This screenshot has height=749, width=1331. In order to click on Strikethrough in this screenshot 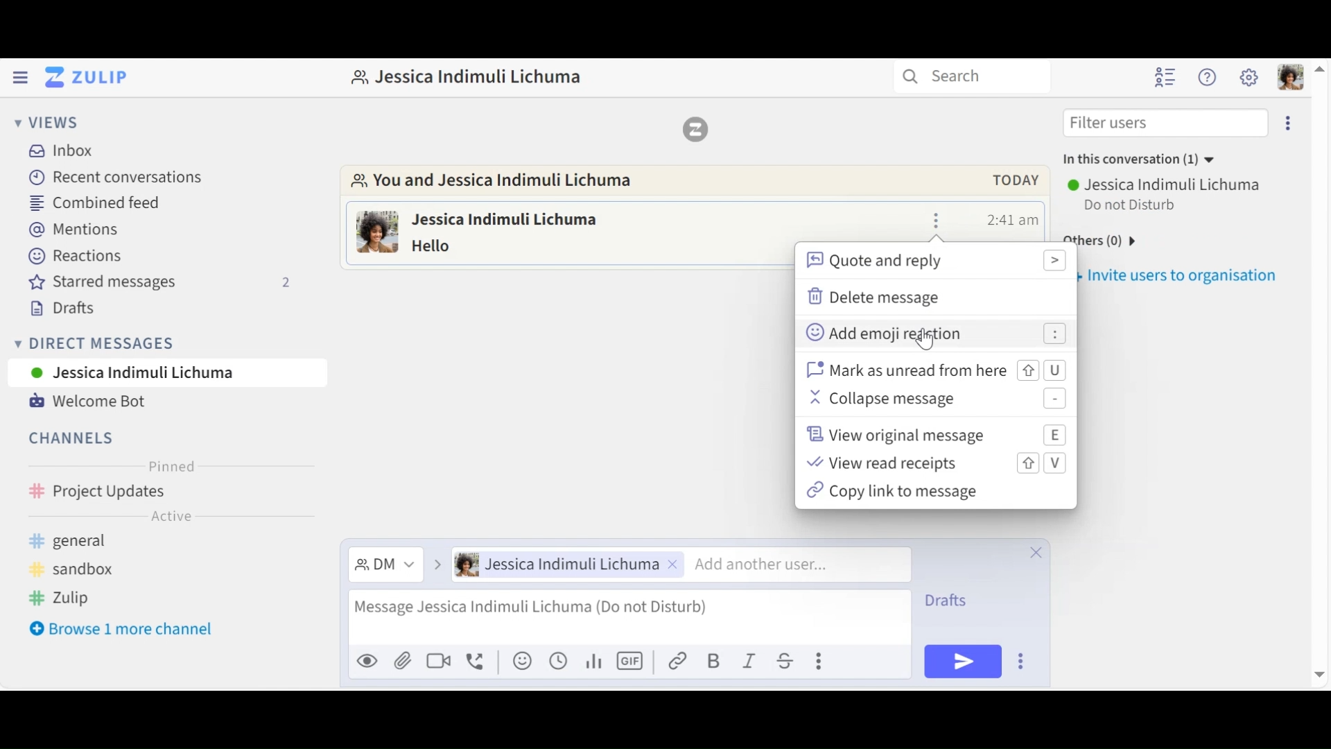, I will do `click(788, 660)`.